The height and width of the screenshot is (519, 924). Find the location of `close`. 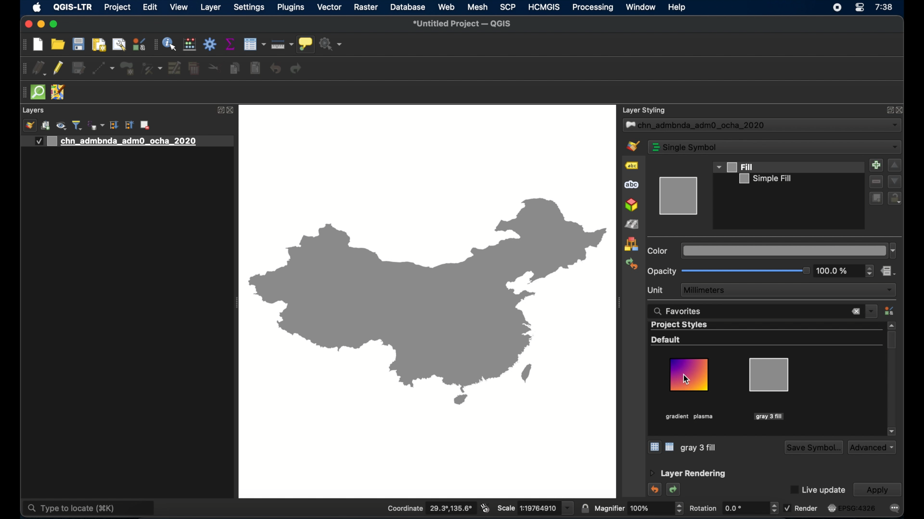

close is located at coordinates (855, 312).